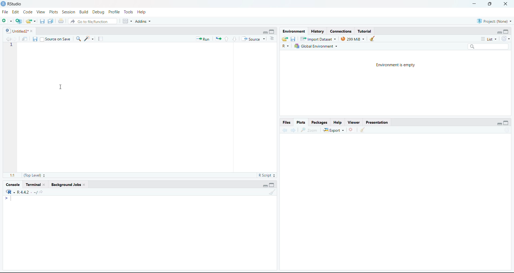 The width and height of the screenshot is (514, 273). Describe the element at coordinates (266, 186) in the screenshot. I see `minimize` at that location.